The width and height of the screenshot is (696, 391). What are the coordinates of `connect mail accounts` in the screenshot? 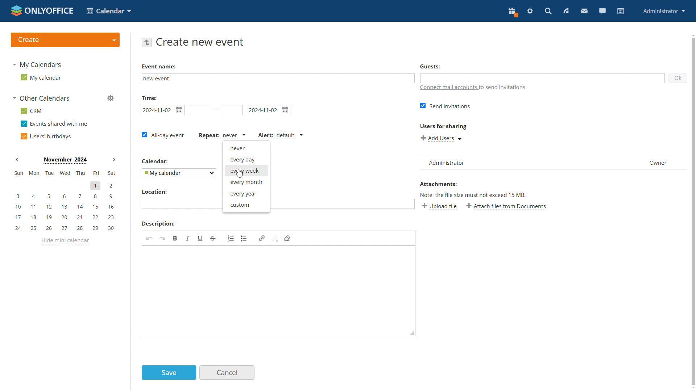 It's located at (473, 88).